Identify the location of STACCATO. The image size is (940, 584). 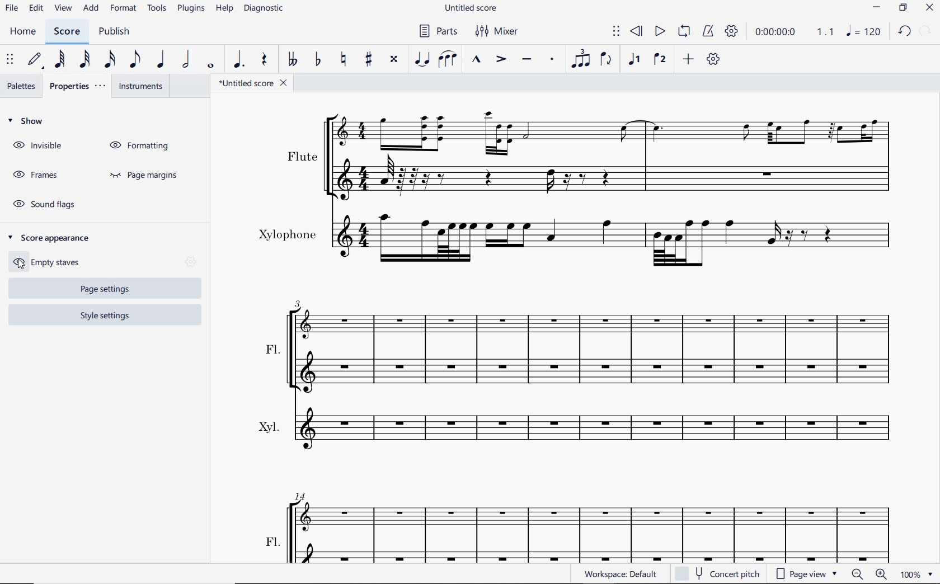
(552, 59).